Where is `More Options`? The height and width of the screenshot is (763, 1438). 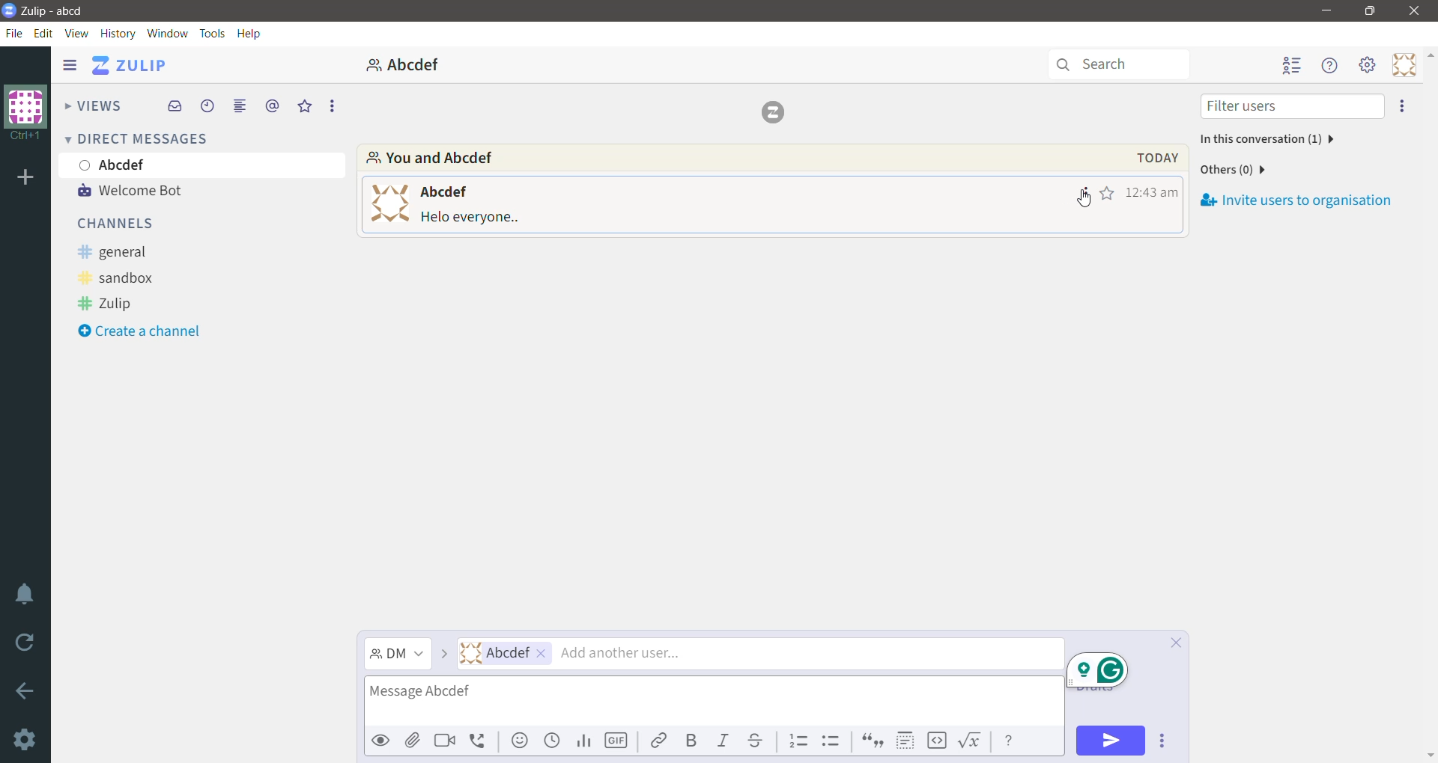 More Options is located at coordinates (331, 105).